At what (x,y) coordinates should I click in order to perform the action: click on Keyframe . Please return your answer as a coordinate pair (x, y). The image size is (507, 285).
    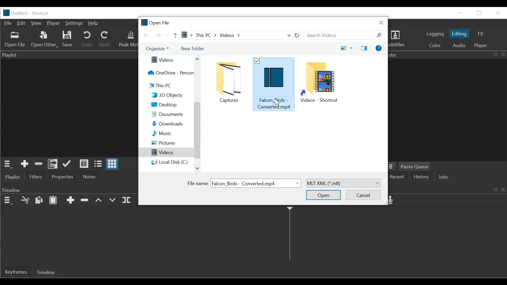
    Looking at the image, I should click on (16, 272).